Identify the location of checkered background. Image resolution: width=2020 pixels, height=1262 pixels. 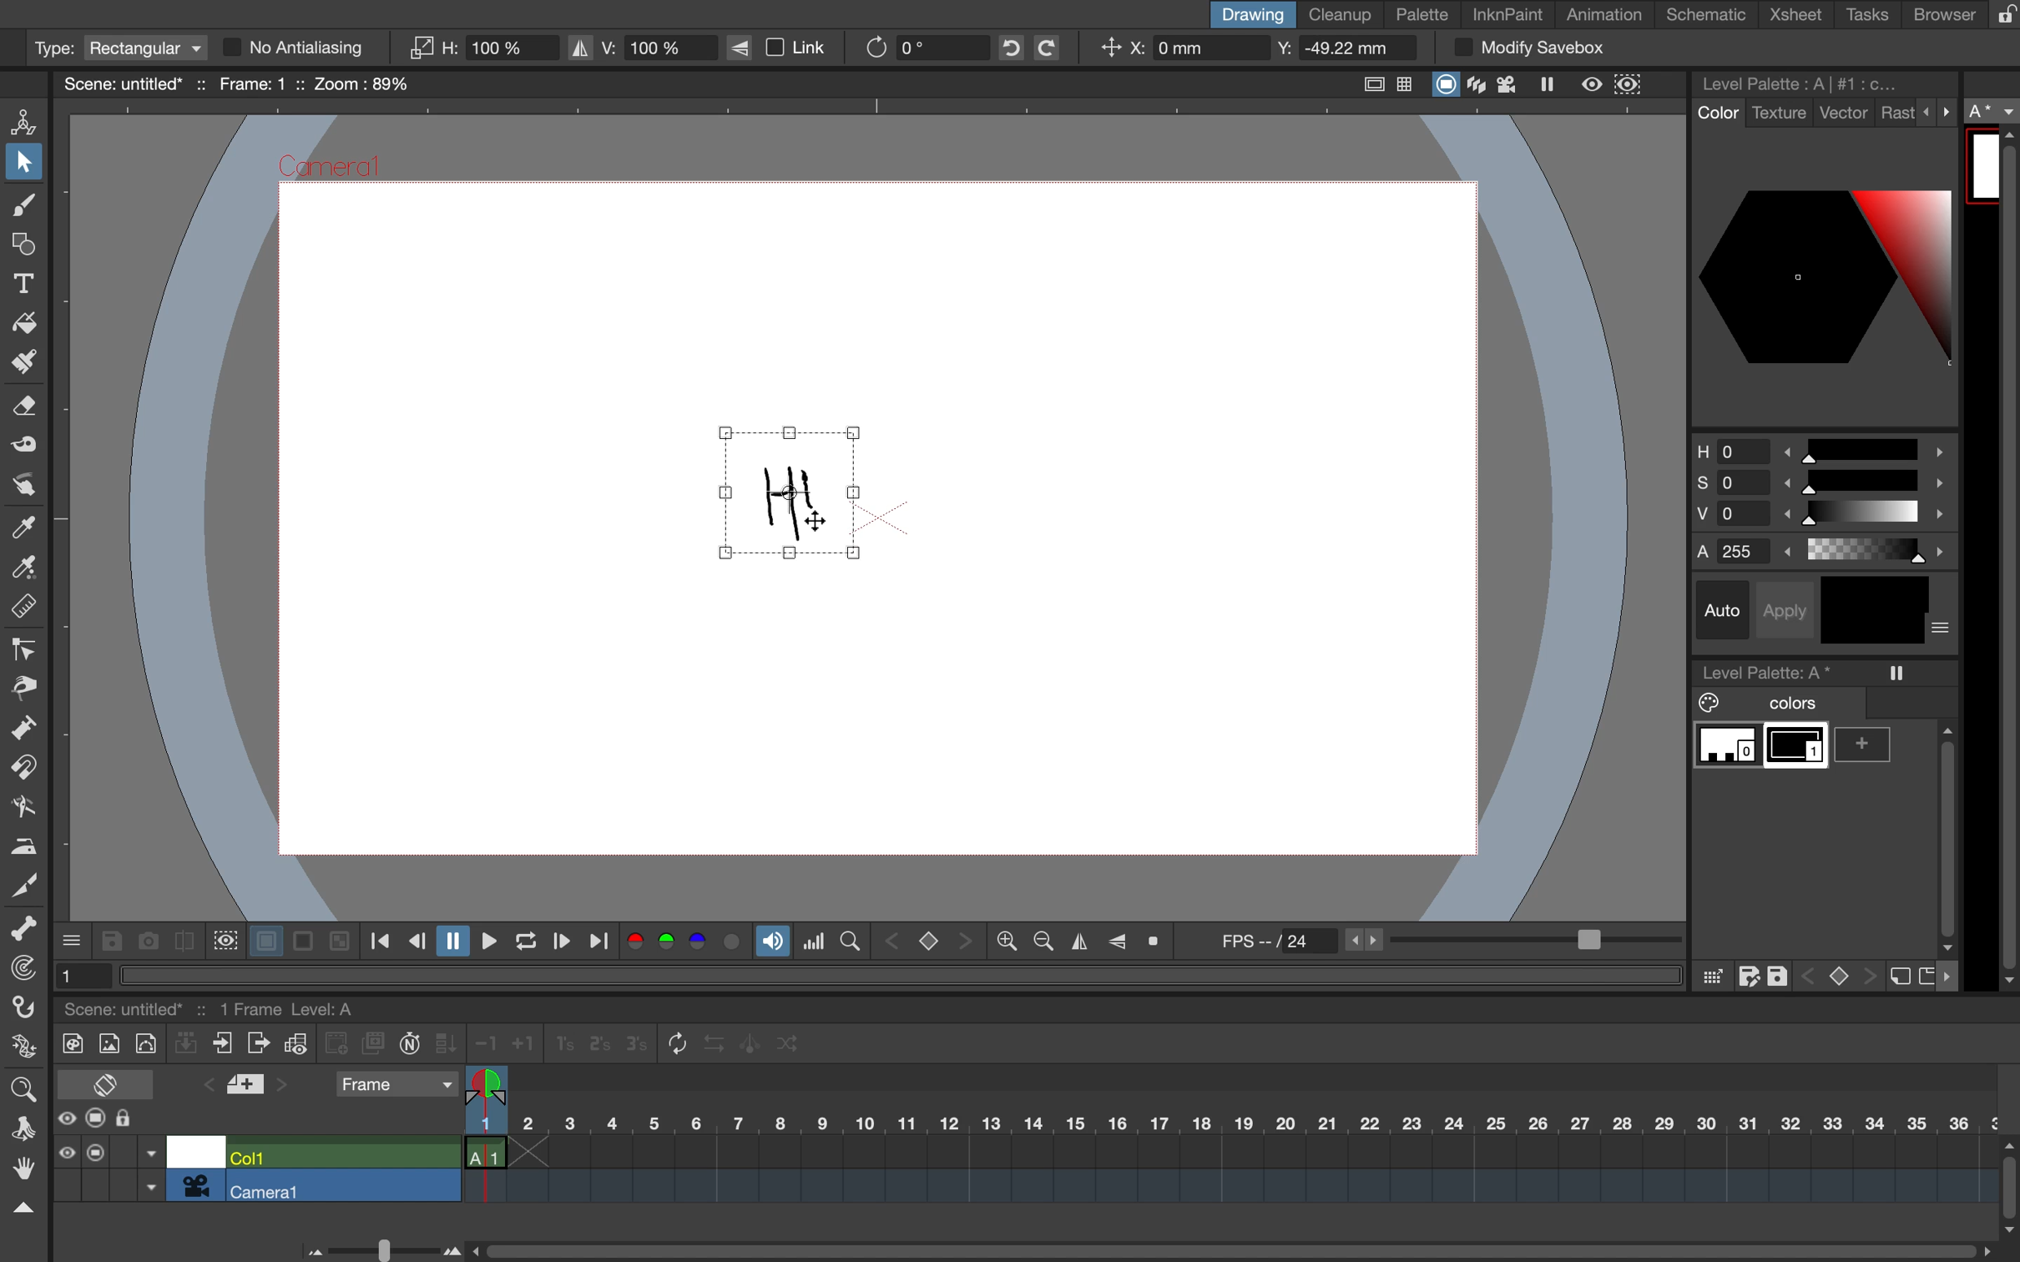
(337, 939).